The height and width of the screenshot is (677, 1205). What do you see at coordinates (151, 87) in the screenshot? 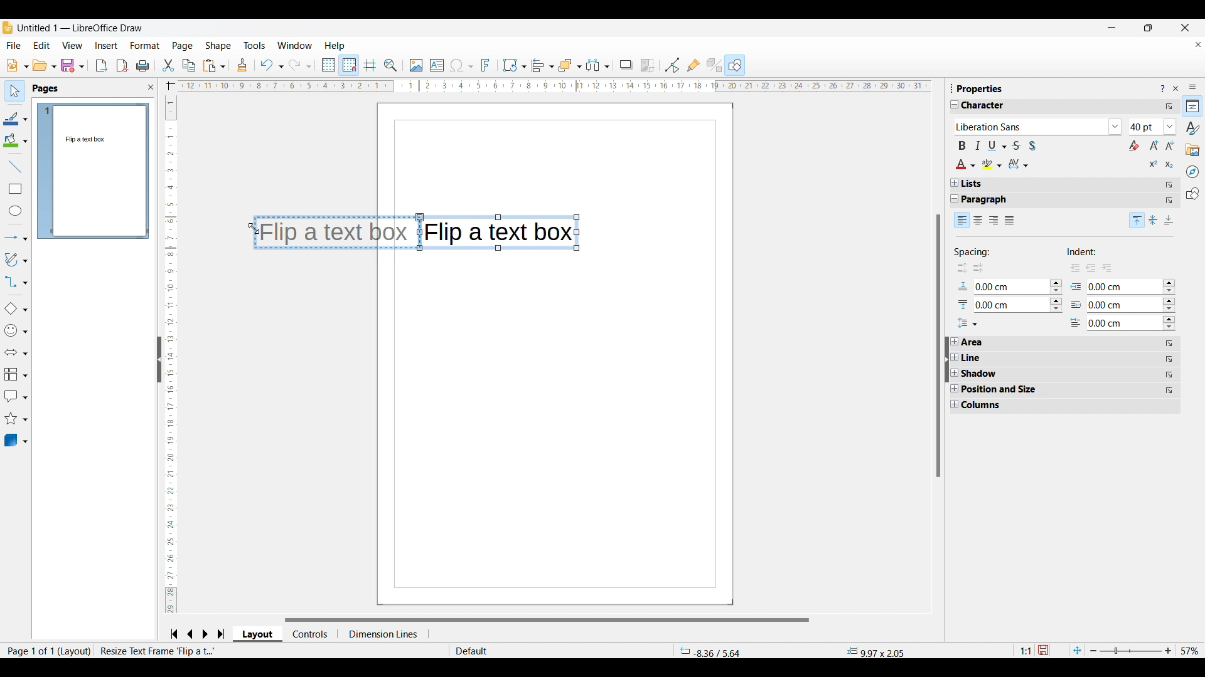
I see `Close sidebar` at bounding box center [151, 87].